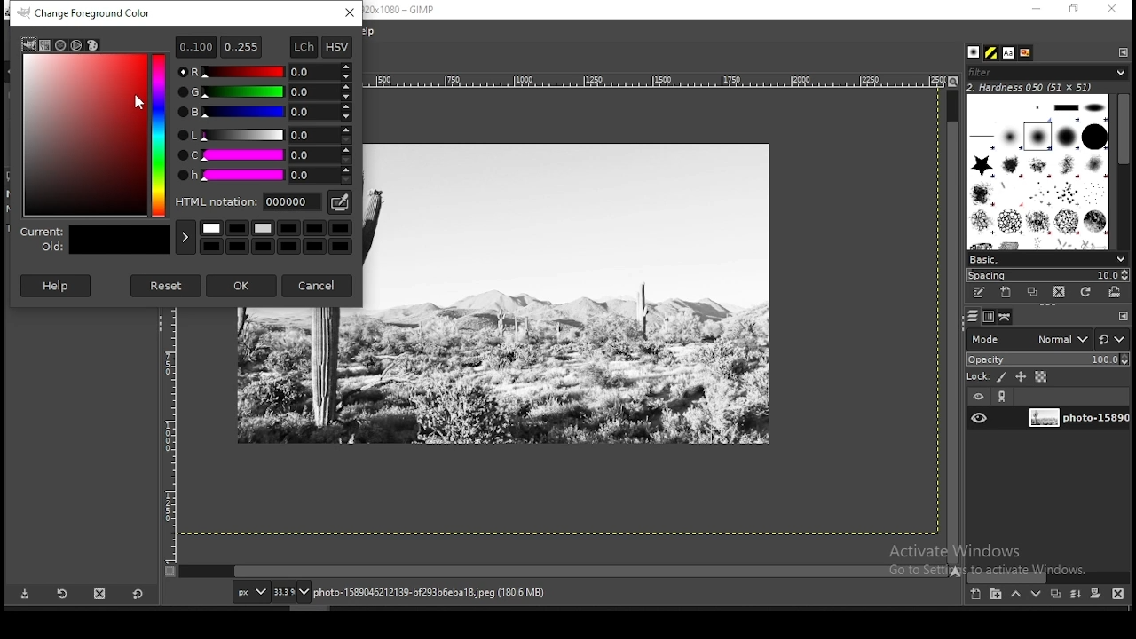 Image resolution: width=1136 pixels, height=639 pixels. What do you see at coordinates (264, 176) in the screenshot?
I see `lch hue` at bounding box center [264, 176].